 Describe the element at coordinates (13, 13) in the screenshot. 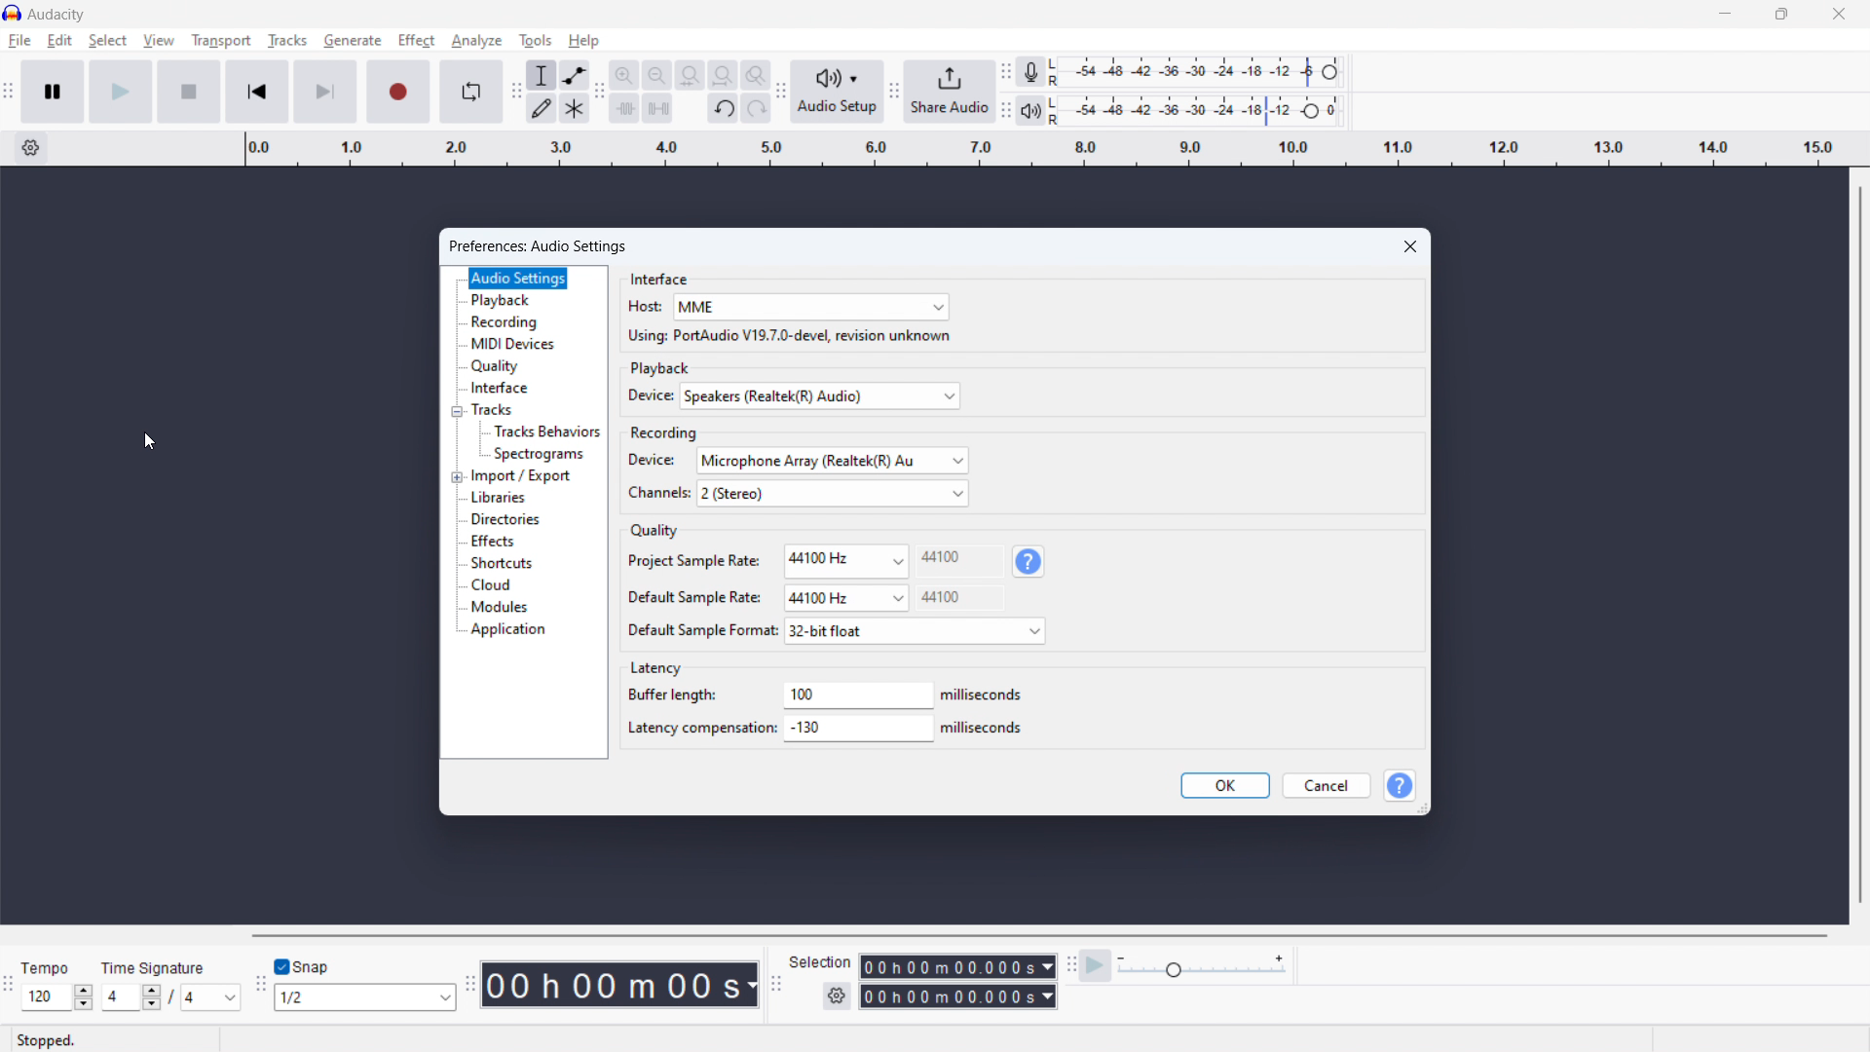

I see `logo` at that location.